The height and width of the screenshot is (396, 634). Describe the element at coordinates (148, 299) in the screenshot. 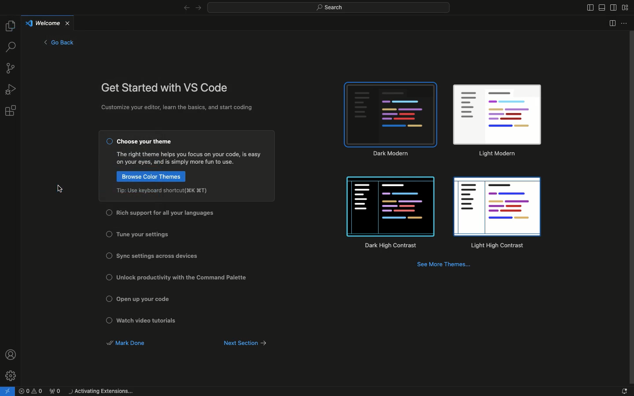

I see `Open up your code` at that location.